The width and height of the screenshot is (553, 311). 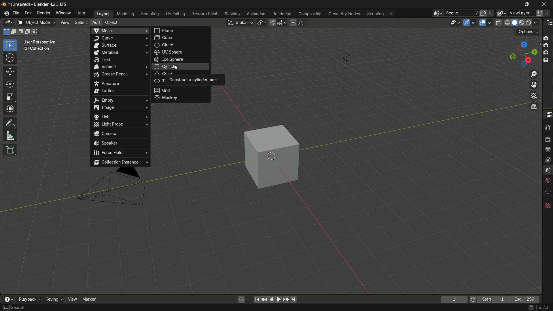 What do you see at coordinates (547, 53) in the screenshot?
I see `capture` at bounding box center [547, 53].